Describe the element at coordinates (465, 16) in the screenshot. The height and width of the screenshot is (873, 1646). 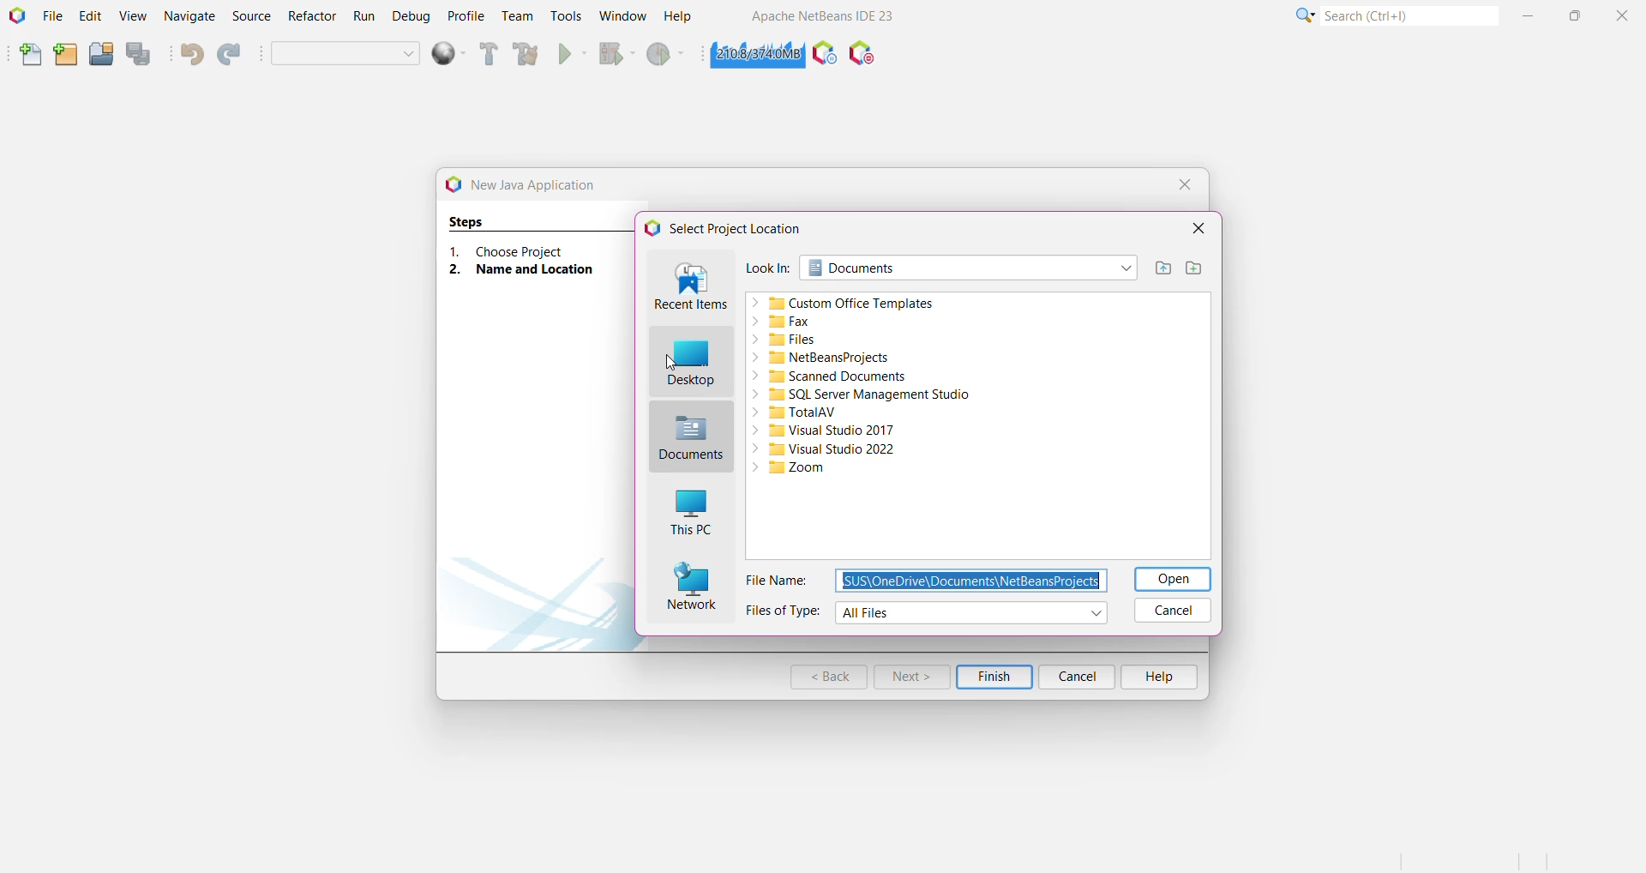
I see `Profile` at that location.